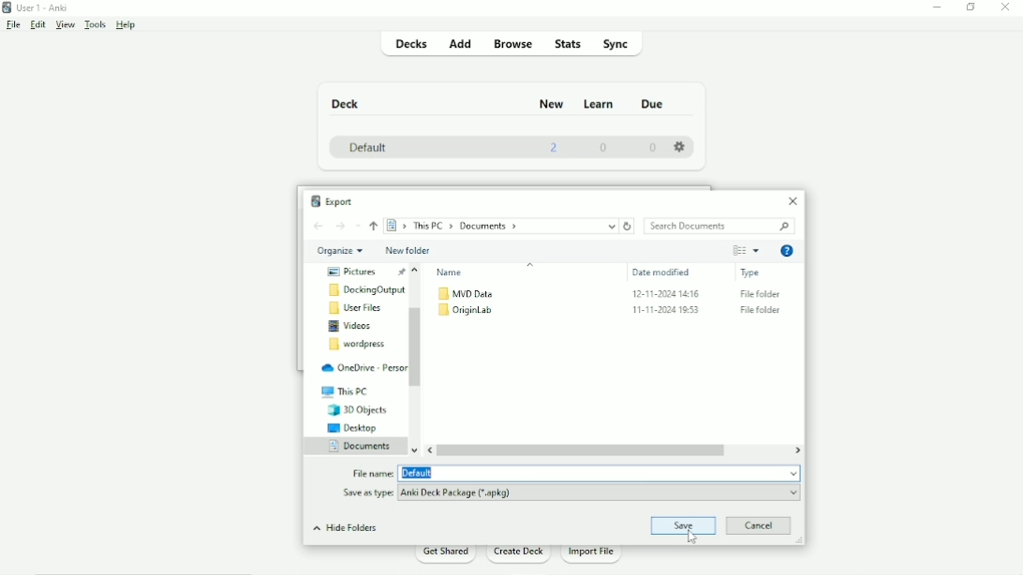 Image resolution: width=1023 pixels, height=575 pixels. I want to click on User Files, so click(358, 306).